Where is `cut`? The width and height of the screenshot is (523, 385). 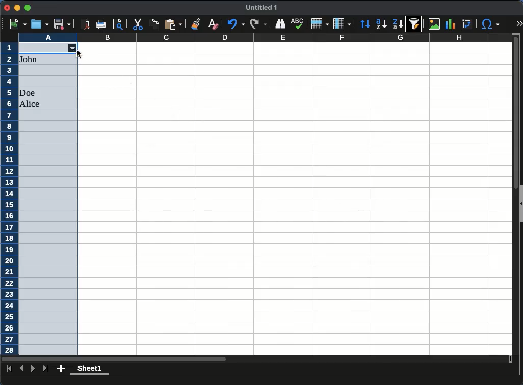 cut is located at coordinates (137, 24).